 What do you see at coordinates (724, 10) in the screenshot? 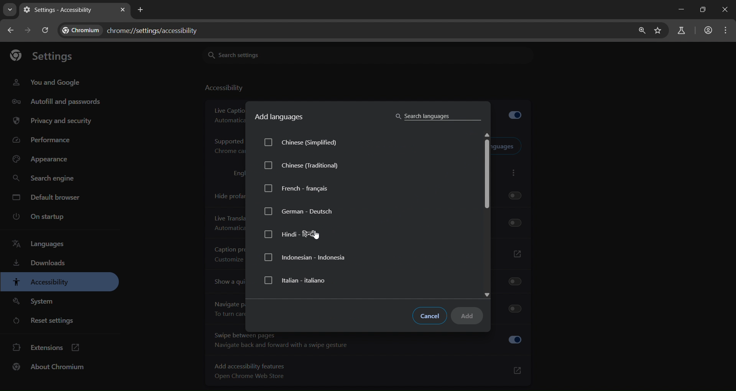
I see `close` at bounding box center [724, 10].